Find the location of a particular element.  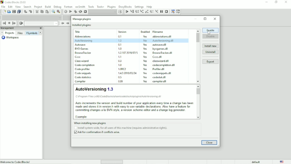

Settings is located at coordinates (139, 7).